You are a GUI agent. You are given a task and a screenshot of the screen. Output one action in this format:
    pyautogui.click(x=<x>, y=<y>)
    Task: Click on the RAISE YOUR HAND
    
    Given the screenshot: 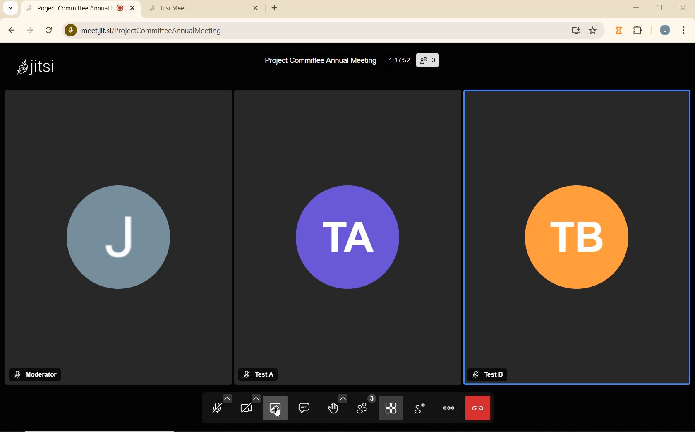 What is the action you would take?
    pyautogui.click(x=337, y=407)
    